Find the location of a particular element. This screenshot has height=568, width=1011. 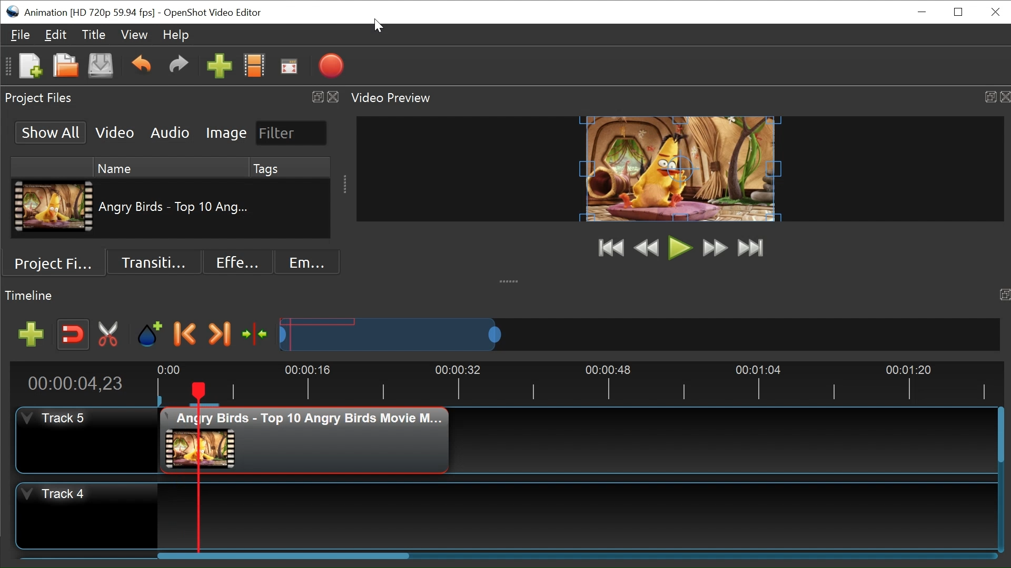

Project Files is located at coordinates (57, 262).